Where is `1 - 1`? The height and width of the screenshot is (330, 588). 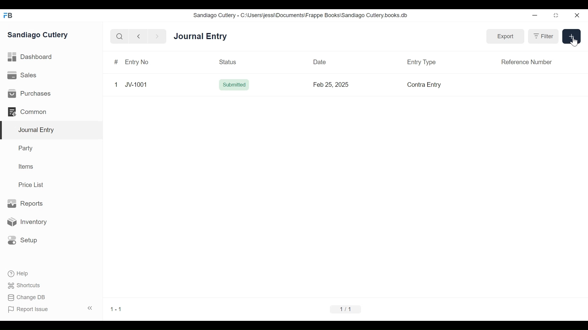
1 - 1 is located at coordinates (117, 309).